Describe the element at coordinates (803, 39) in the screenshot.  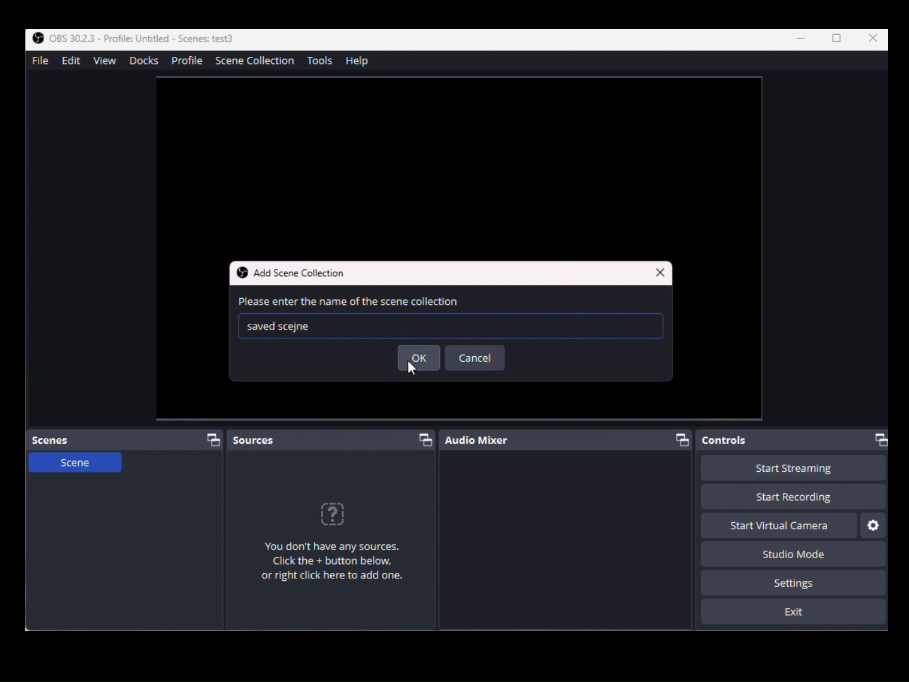
I see `Minimize` at that location.